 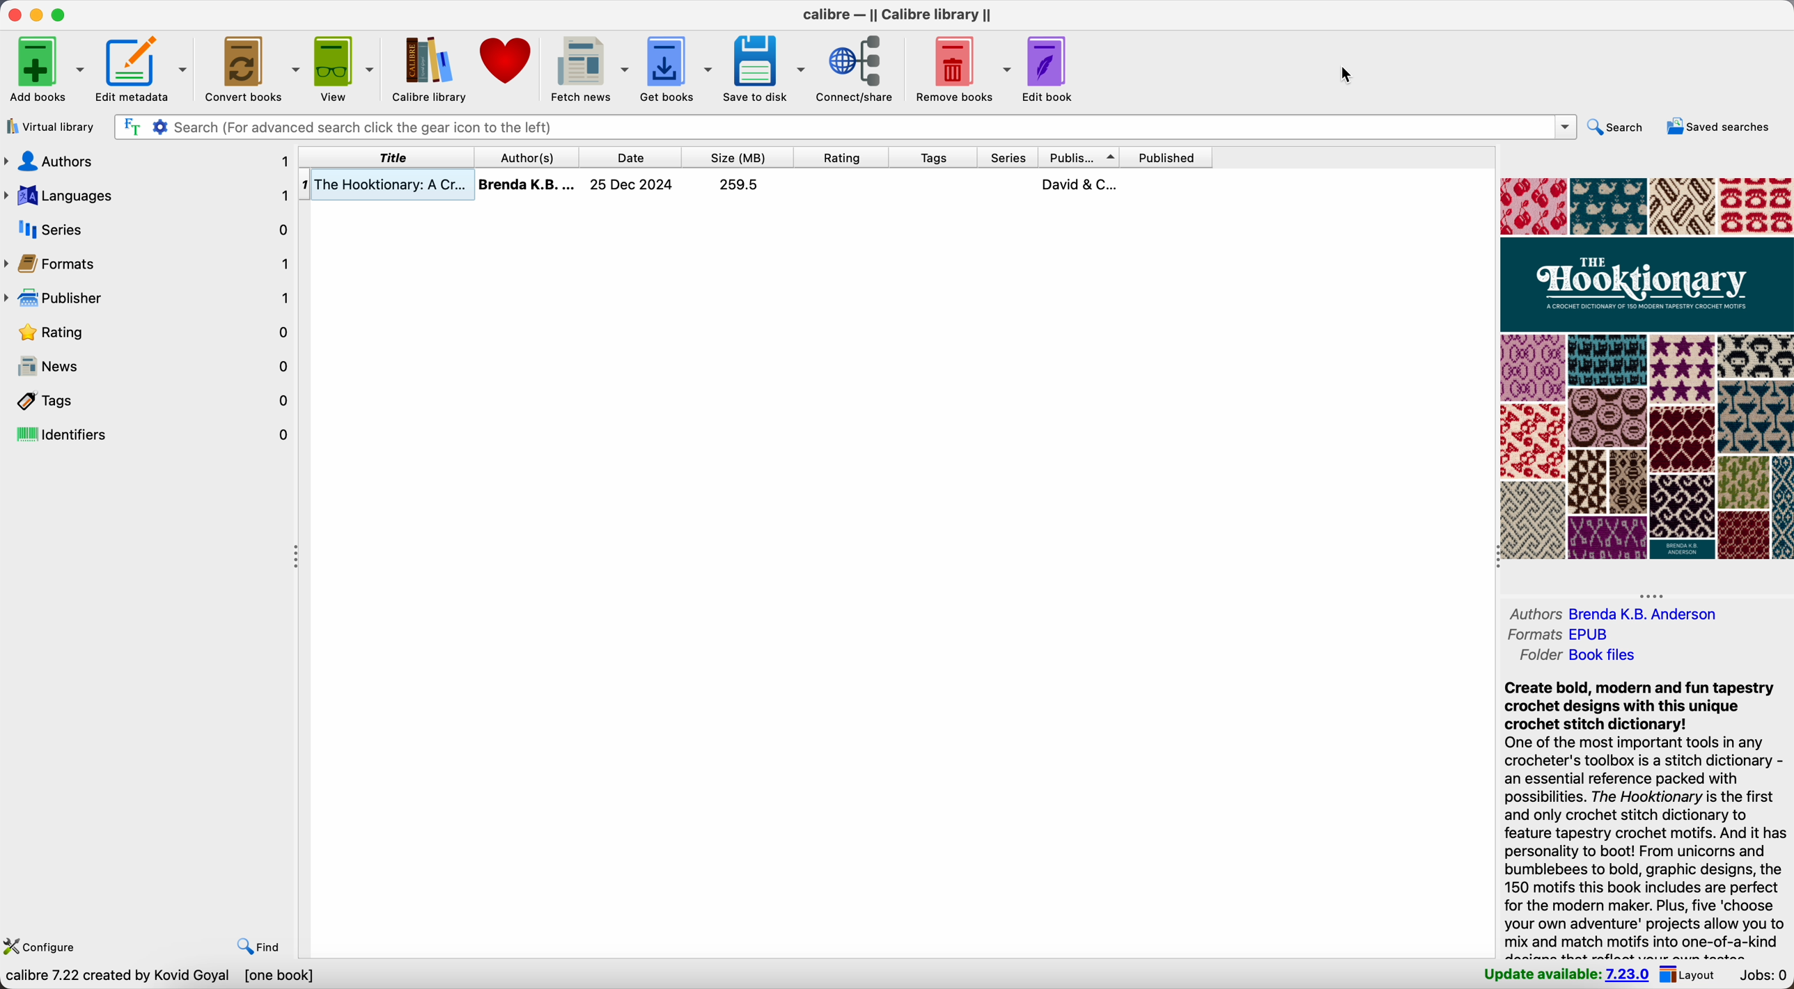 What do you see at coordinates (148, 194) in the screenshot?
I see `languages` at bounding box center [148, 194].